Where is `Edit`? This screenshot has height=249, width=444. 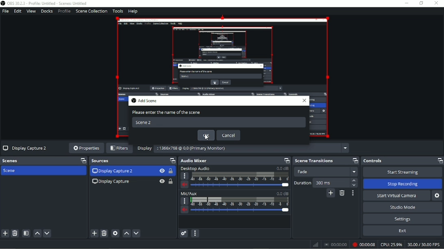
Edit is located at coordinates (18, 11).